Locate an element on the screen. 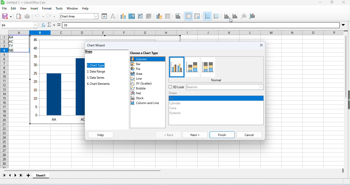 This screenshot has height=185, width=350. back is located at coordinates (167, 135).